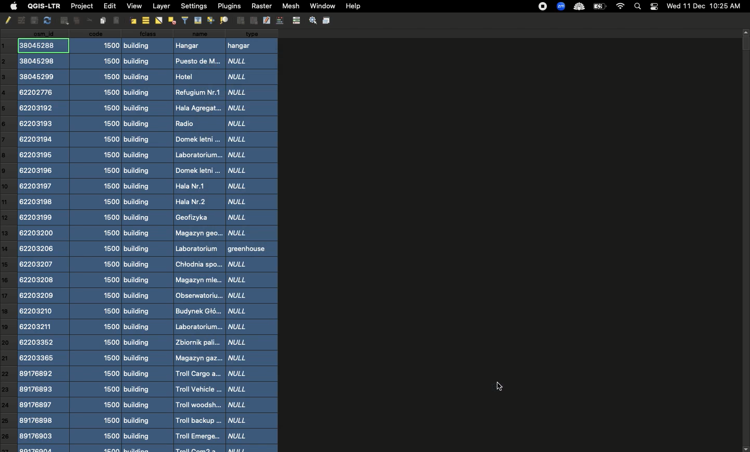 The height and width of the screenshot is (452, 750). I want to click on code, so click(98, 241).